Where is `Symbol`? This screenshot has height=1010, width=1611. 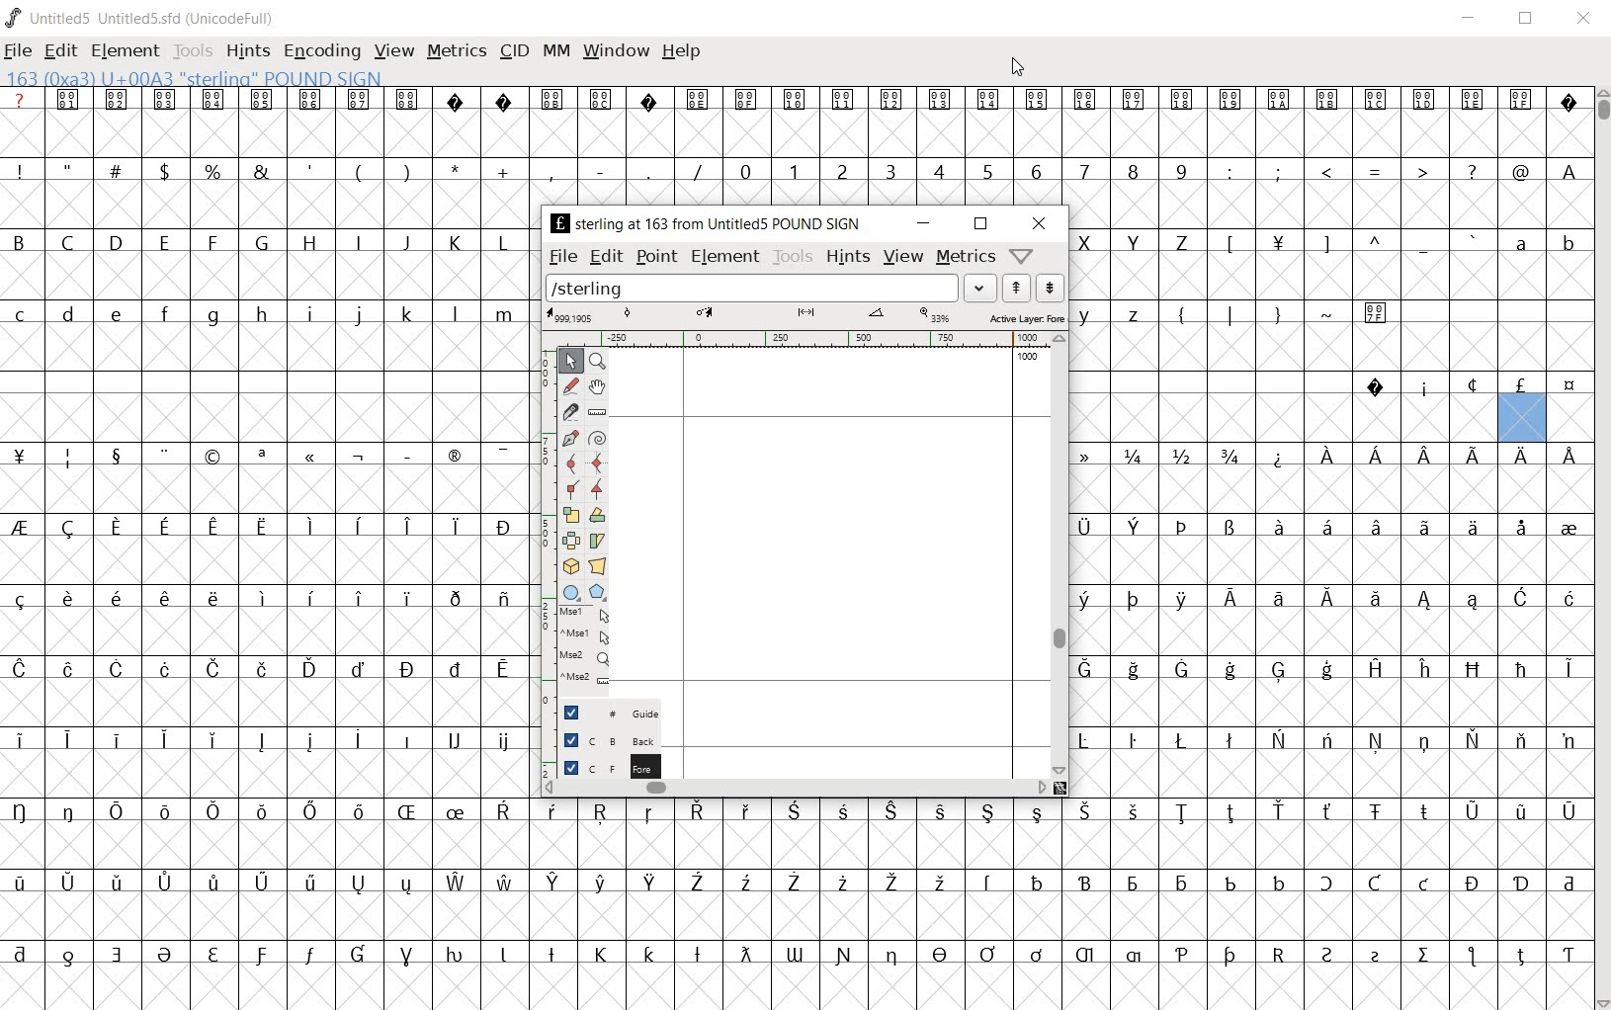
Symbol is located at coordinates (165, 671).